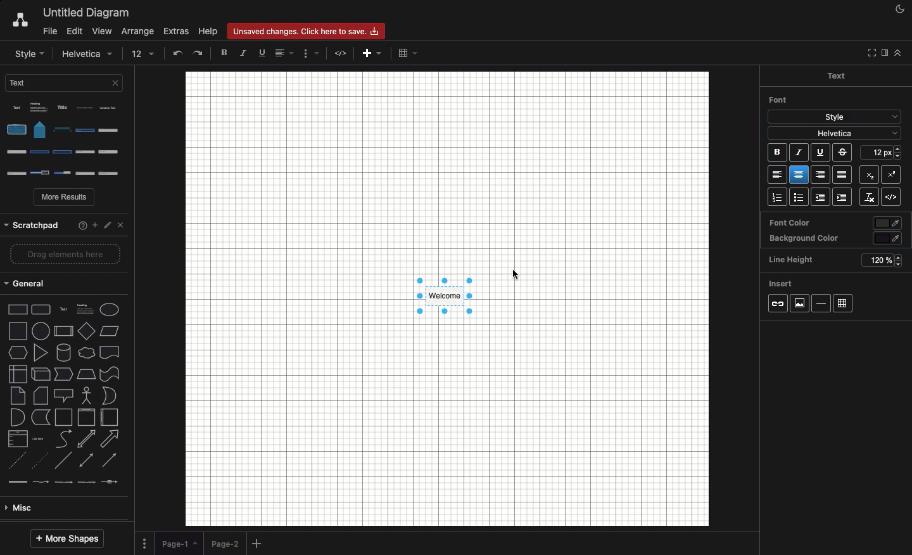 This screenshot has width=912, height=555. What do you see at coordinates (68, 376) in the screenshot?
I see `line types` at bounding box center [68, 376].